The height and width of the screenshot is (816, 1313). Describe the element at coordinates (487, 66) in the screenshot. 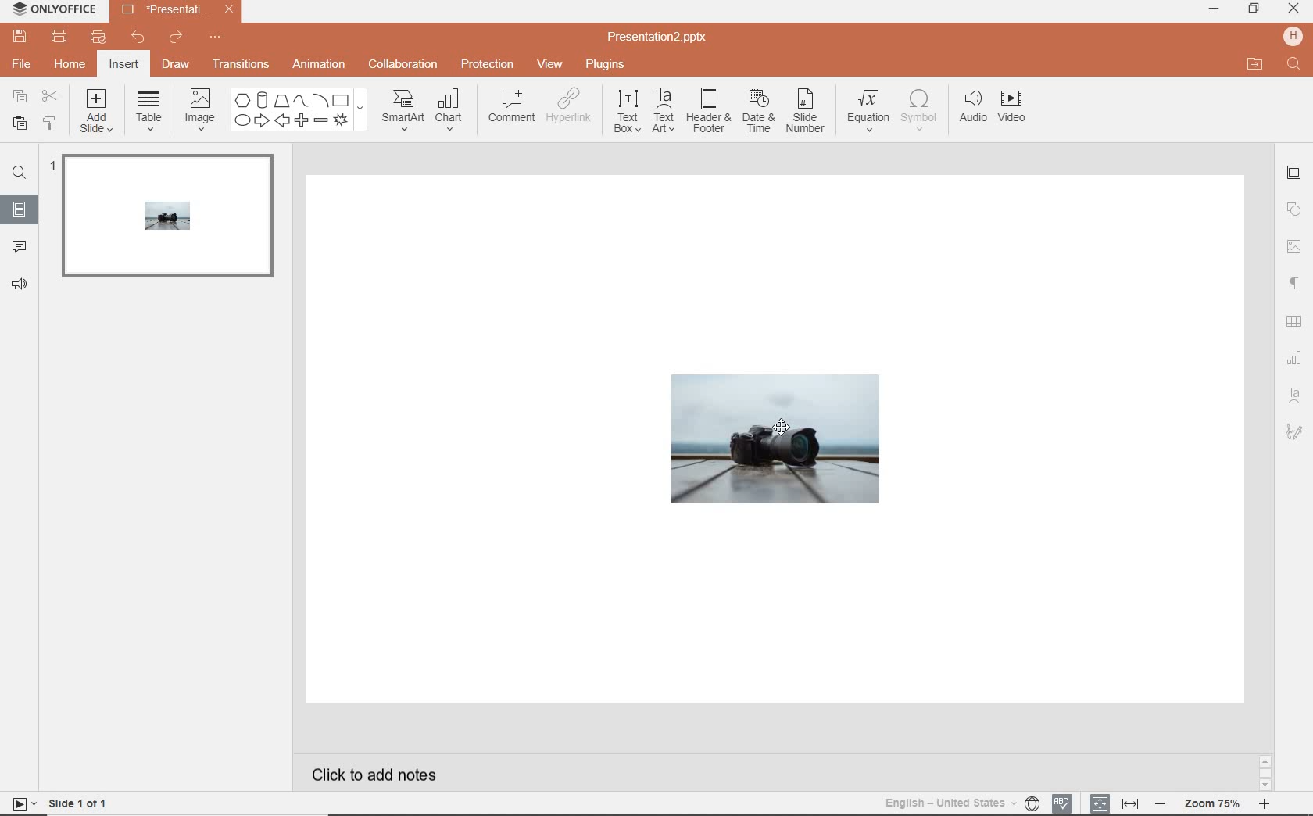

I see `protection` at that location.